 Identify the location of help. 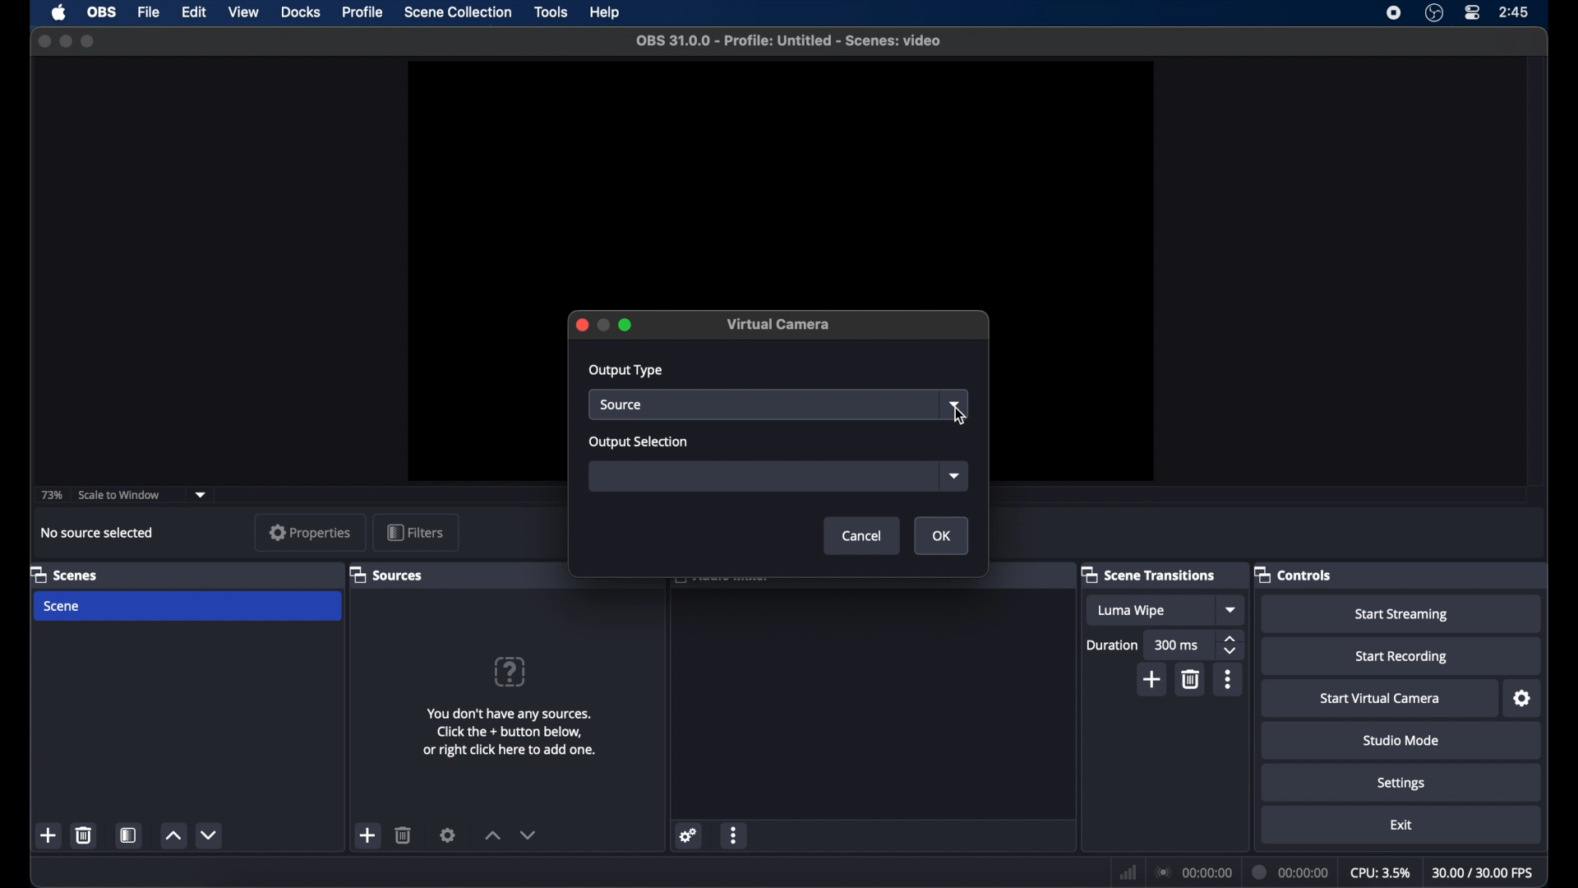
(511, 672).